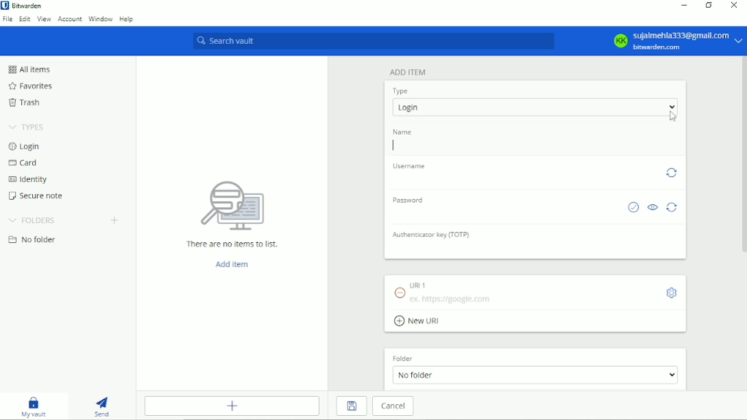 The height and width of the screenshot is (420, 747). I want to click on Create folder, so click(114, 220).